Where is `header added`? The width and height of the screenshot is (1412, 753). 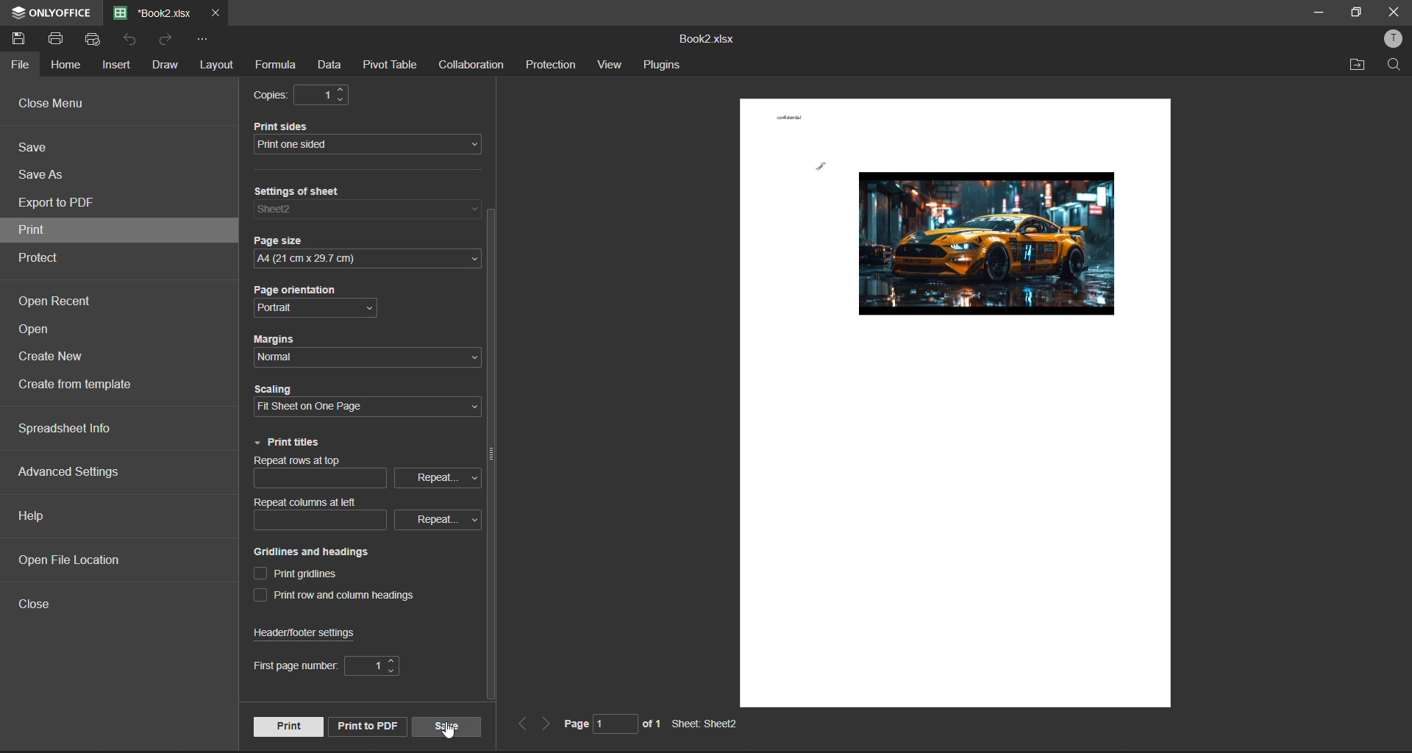
header added is located at coordinates (789, 116).